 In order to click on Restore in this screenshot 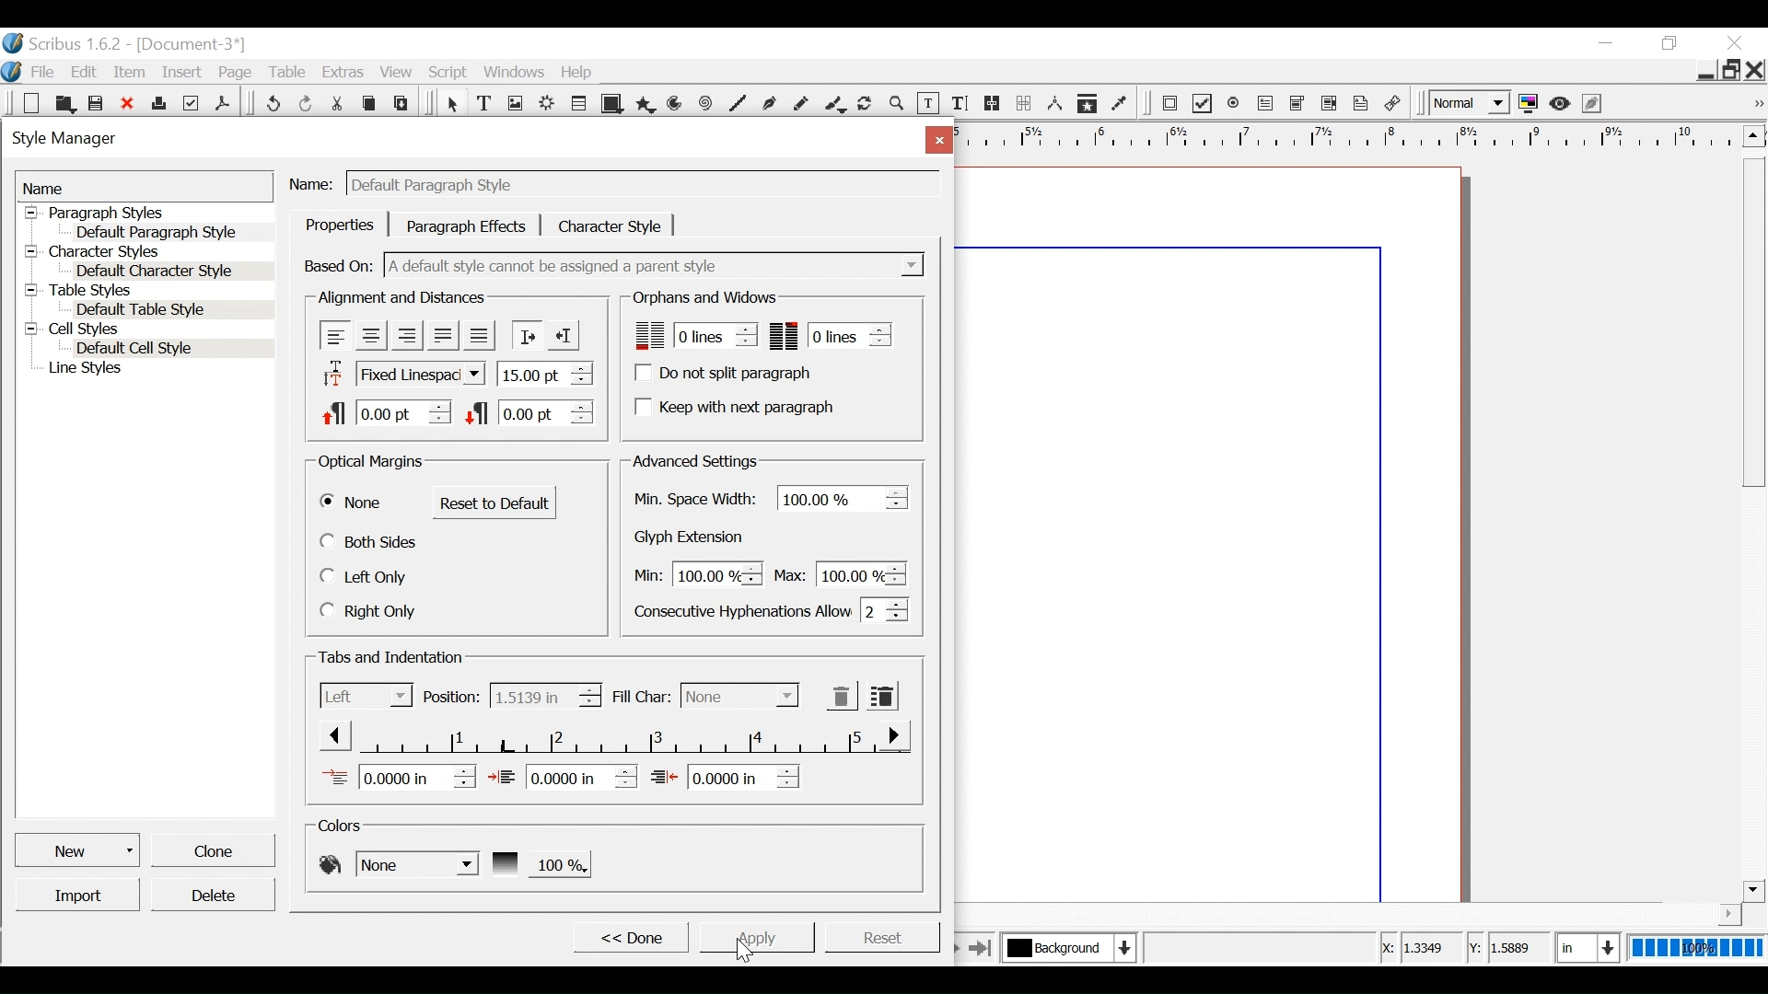, I will do `click(1731, 68)`.